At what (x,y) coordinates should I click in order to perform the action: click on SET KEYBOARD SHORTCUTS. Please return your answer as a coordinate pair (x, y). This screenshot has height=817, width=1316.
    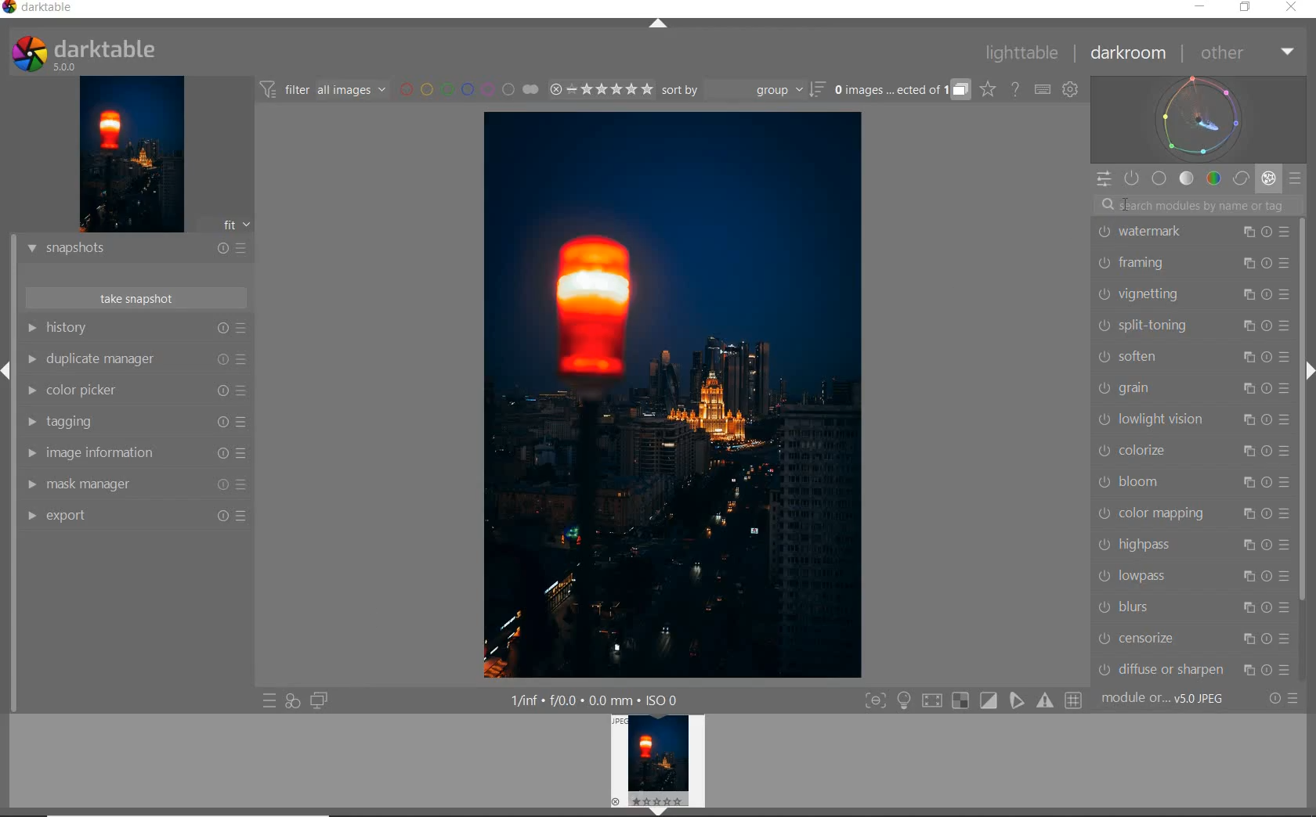
    Looking at the image, I should click on (1043, 89).